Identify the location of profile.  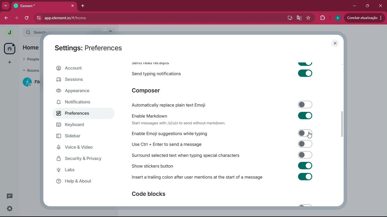
(338, 18).